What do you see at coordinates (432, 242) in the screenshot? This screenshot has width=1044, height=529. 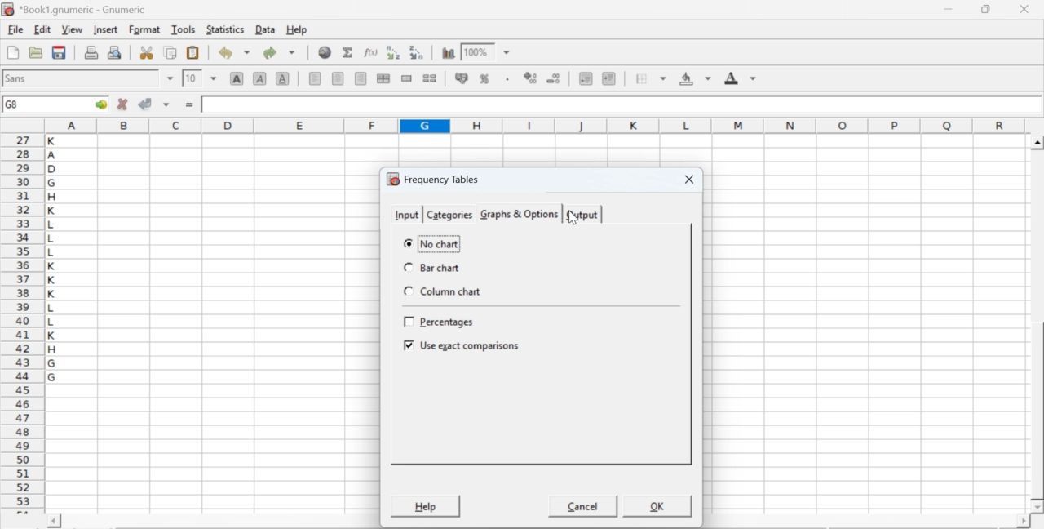 I see `no chart` at bounding box center [432, 242].